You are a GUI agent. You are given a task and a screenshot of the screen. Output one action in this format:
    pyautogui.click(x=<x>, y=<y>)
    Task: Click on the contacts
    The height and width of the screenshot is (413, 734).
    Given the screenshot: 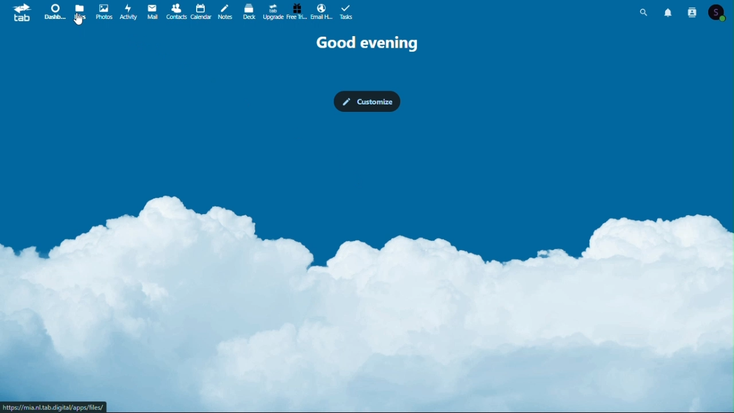 What is the action you would take?
    pyautogui.click(x=694, y=11)
    